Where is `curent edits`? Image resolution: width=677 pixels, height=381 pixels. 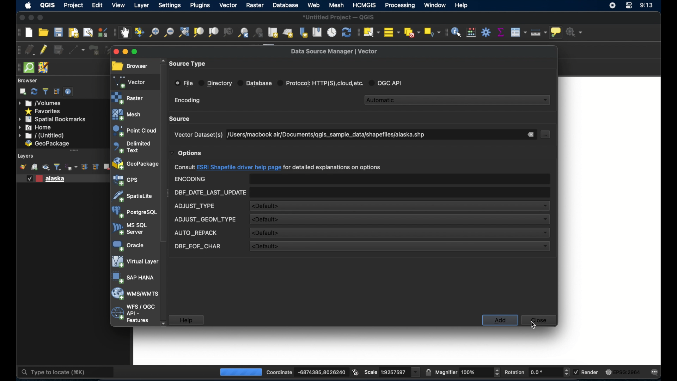
curent edits is located at coordinates (30, 50).